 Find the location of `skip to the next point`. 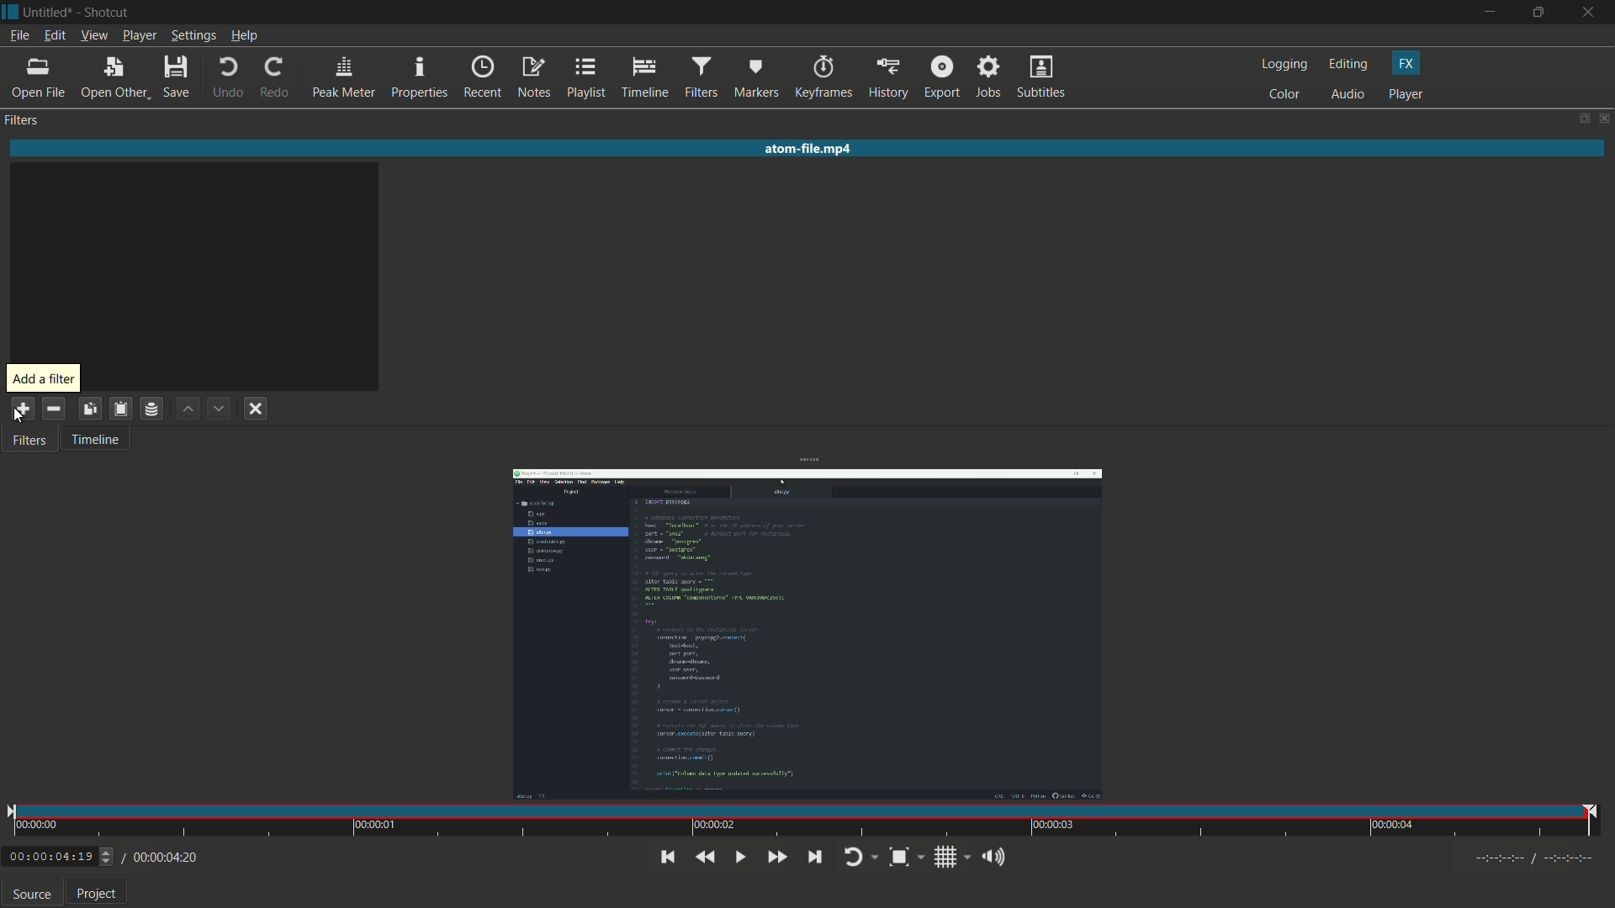

skip to the next point is located at coordinates (820, 858).